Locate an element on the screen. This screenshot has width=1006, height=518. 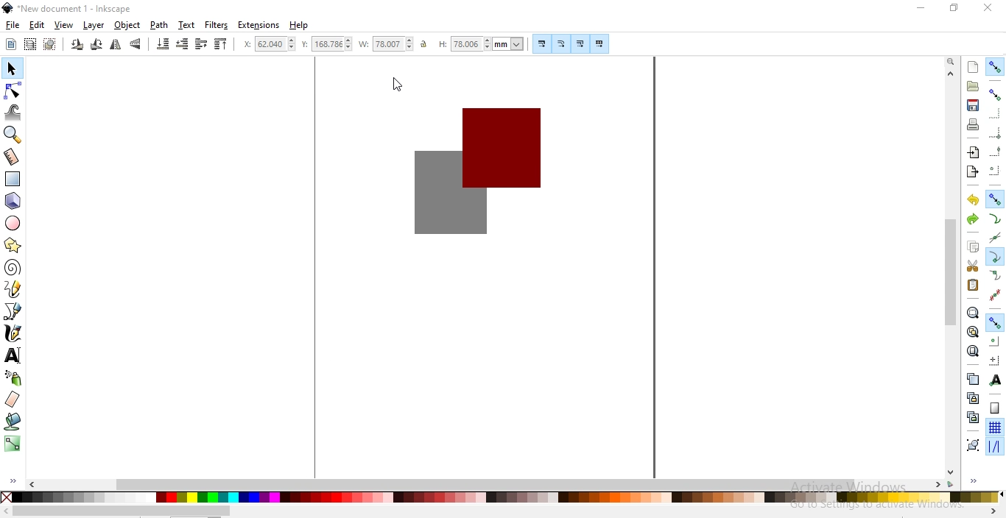
raise selection one step is located at coordinates (200, 43).